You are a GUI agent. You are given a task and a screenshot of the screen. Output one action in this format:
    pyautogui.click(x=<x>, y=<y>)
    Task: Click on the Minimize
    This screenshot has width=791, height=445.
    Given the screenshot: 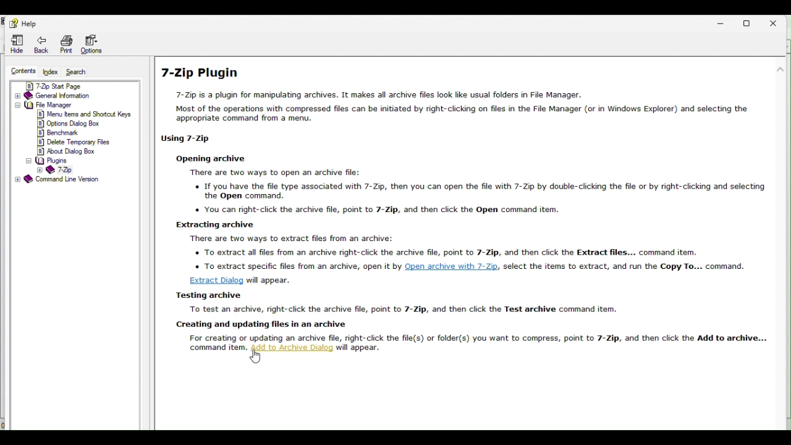 What is the action you would take?
    pyautogui.click(x=722, y=23)
    